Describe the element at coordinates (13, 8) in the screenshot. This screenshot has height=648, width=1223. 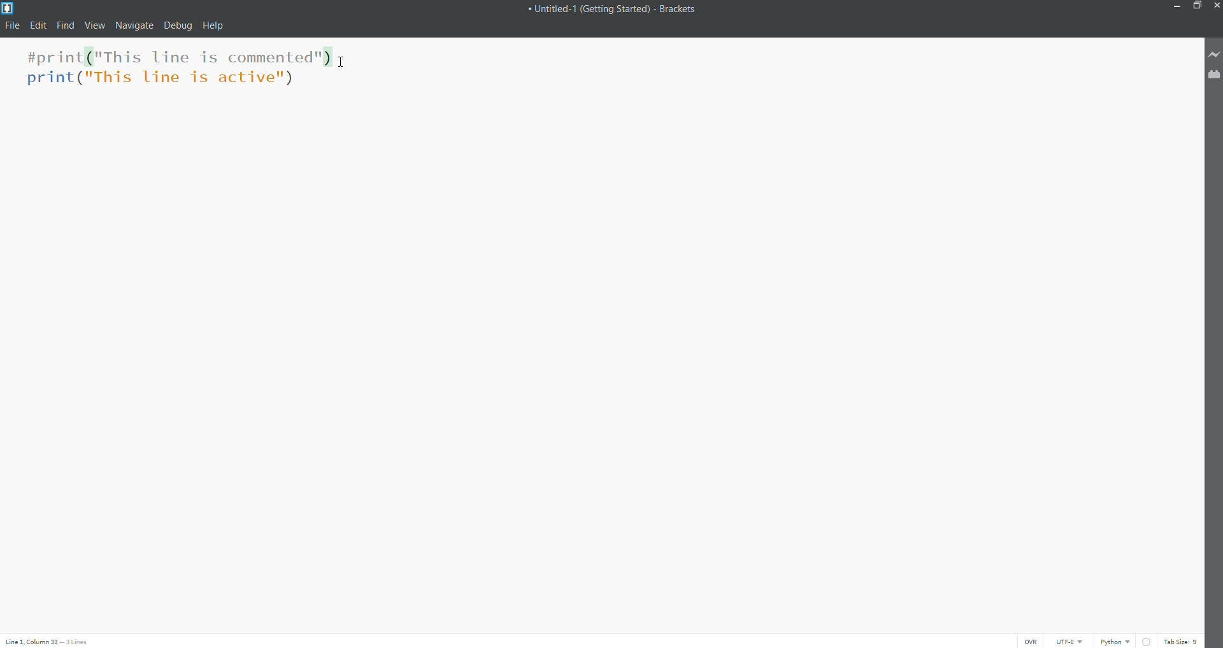
I see `Logo` at that location.